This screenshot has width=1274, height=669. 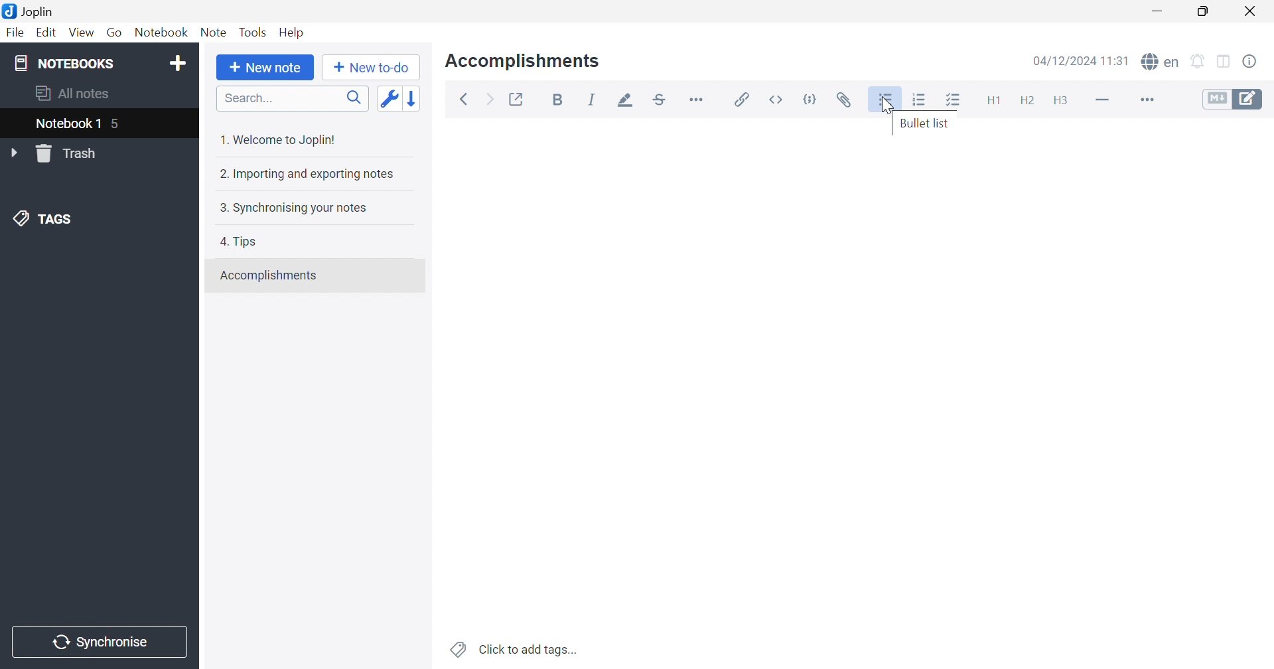 I want to click on Accomplishments, so click(x=523, y=61).